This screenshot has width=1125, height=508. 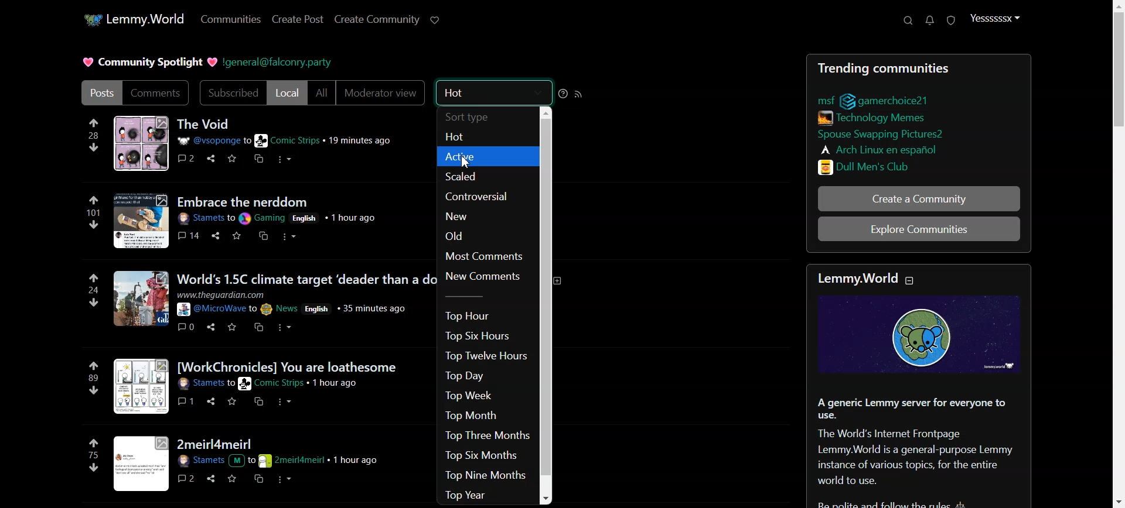 What do you see at coordinates (229, 19) in the screenshot?
I see `Communities` at bounding box center [229, 19].